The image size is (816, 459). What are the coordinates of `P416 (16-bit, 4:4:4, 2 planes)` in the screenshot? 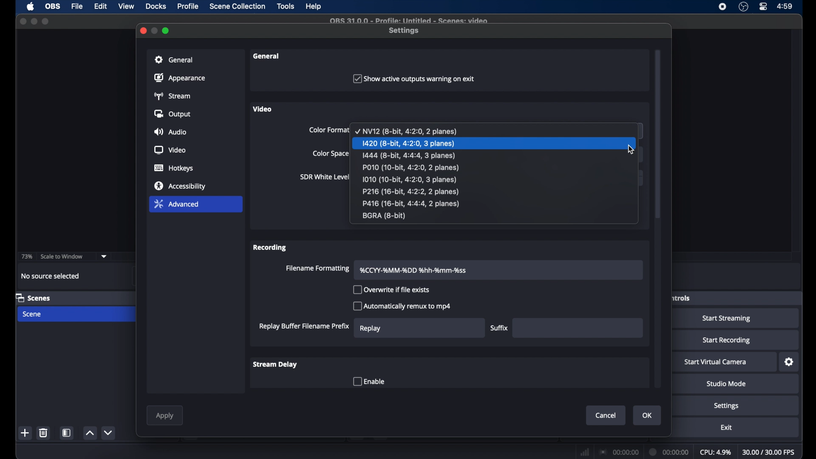 It's located at (411, 204).